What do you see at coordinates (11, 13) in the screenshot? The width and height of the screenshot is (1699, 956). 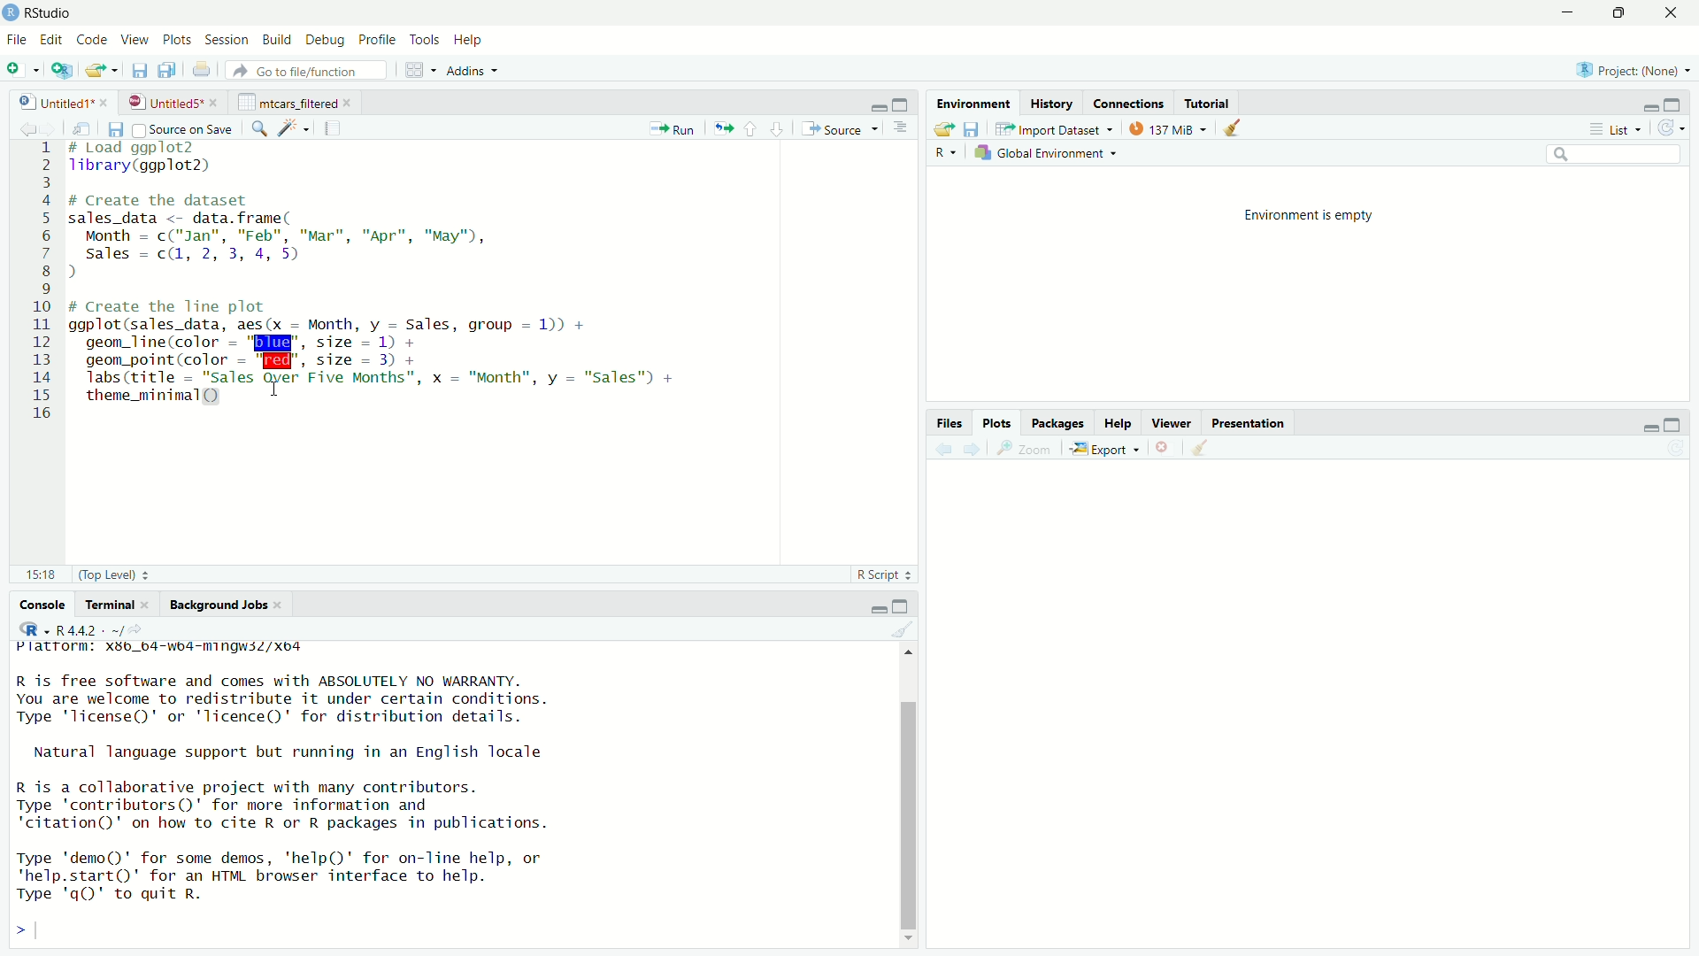 I see `app icon` at bounding box center [11, 13].